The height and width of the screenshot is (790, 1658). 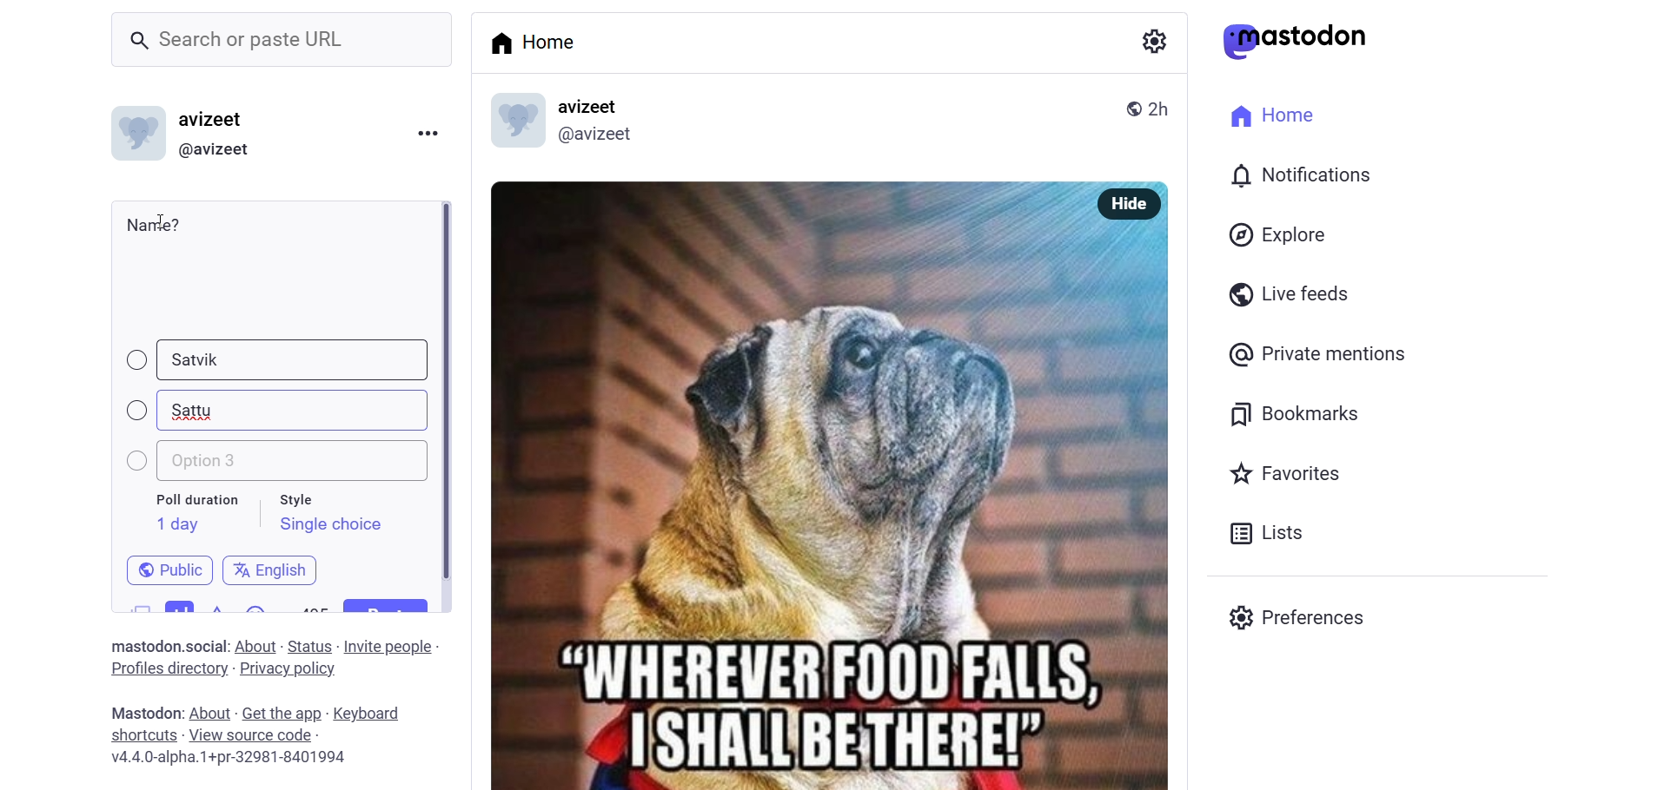 What do you see at coordinates (254, 647) in the screenshot?
I see `about` at bounding box center [254, 647].